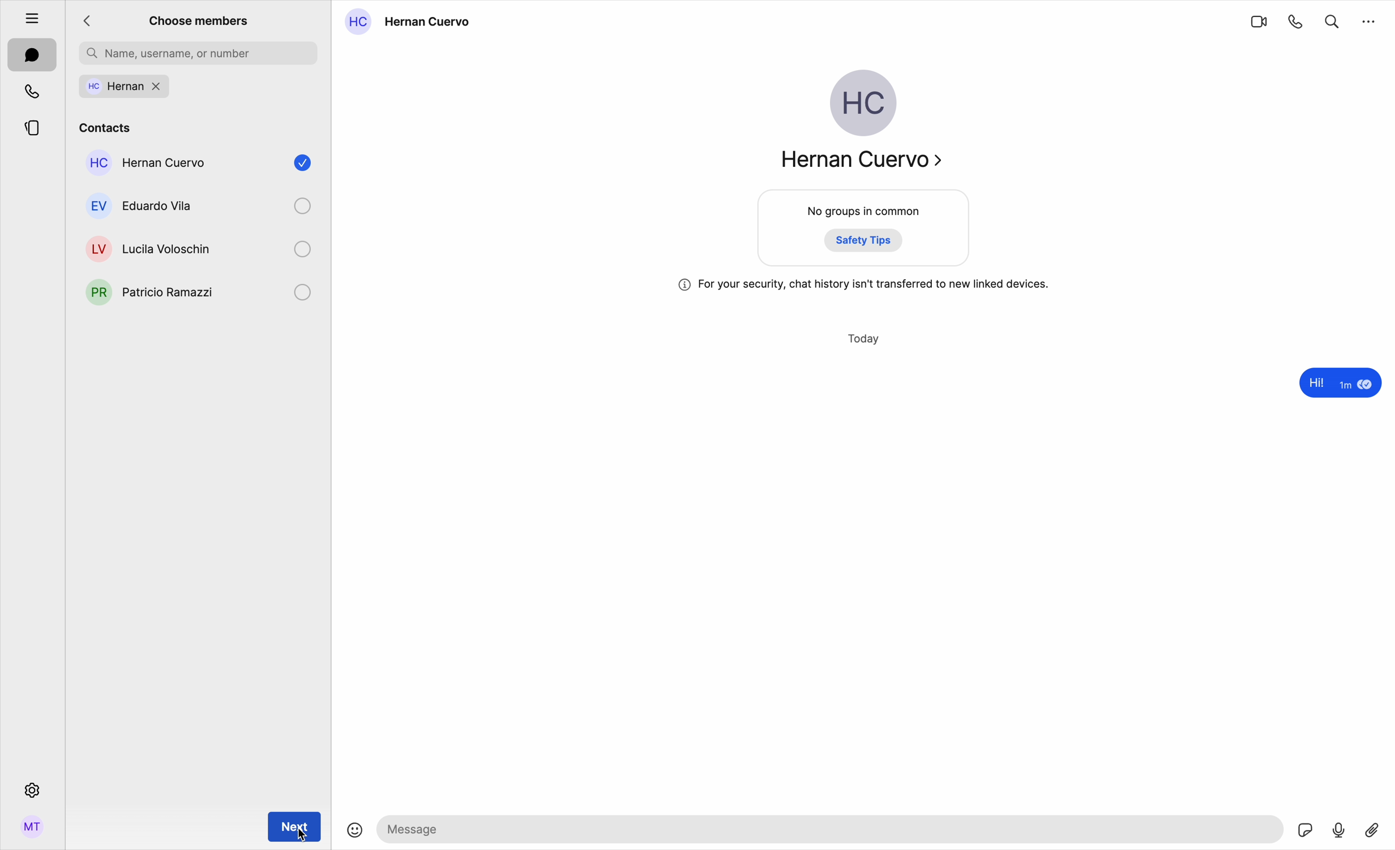 The image size is (1395, 850). What do you see at coordinates (864, 285) in the screenshot?
I see `safety message` at bounding box center [864, 285].